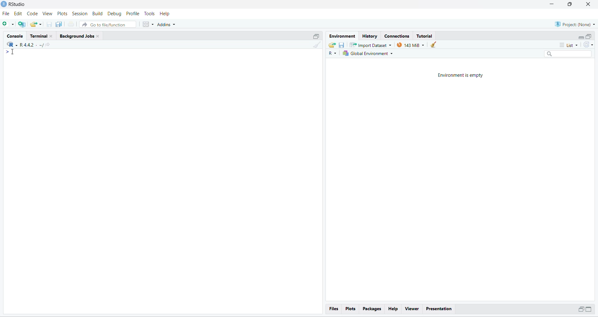 This screenshot has width=598, height=317. What do you see at coordinates (39, 36) in the screenshot?
I see `terminal` at bounding box center [39, 36].